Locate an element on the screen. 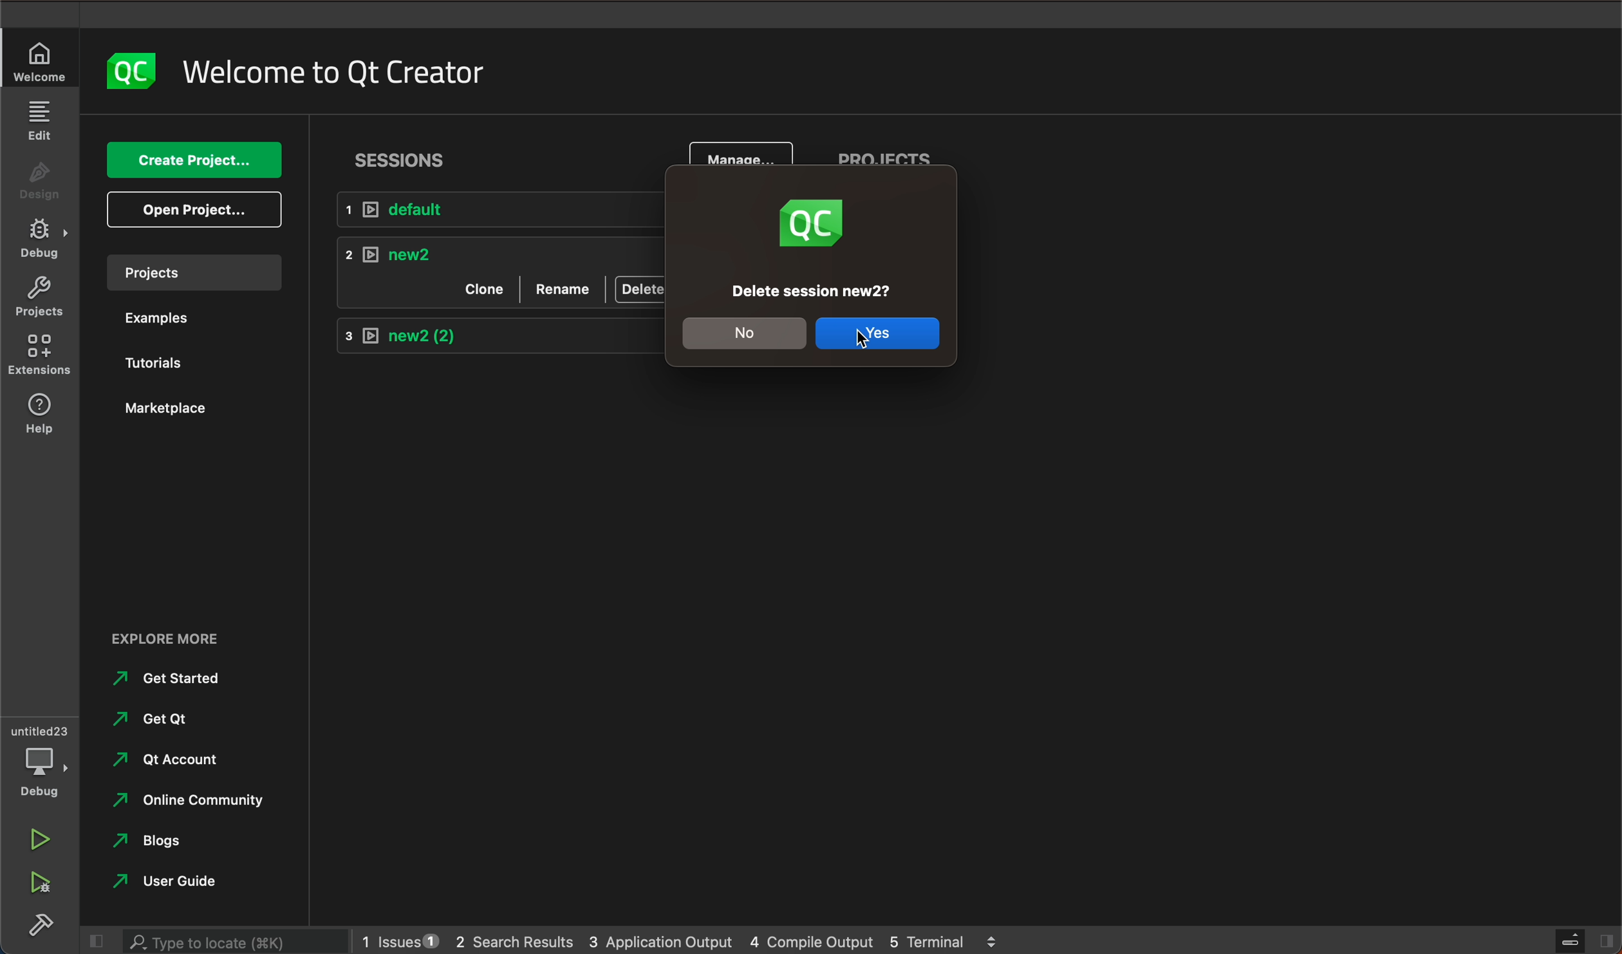  logo is located at coordinates (810, 226).